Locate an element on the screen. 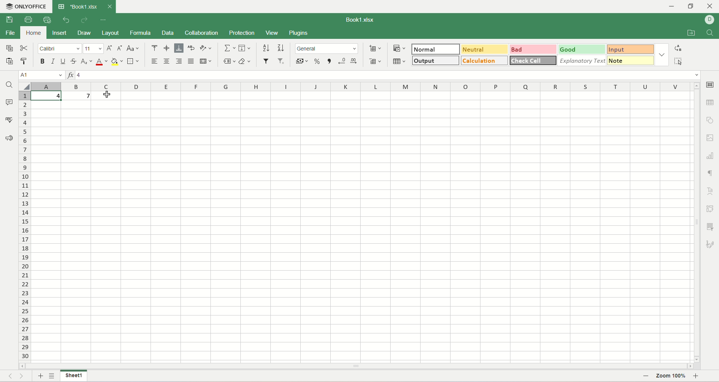  columns is located at coordinates (362, 86).